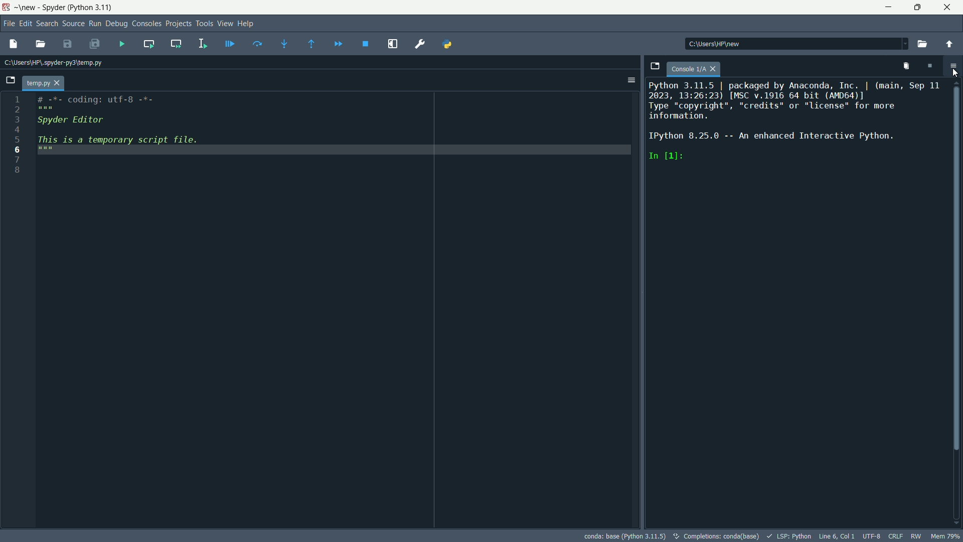  What do you see at coordinates (43, 44) in the screenshot?
I see `open file` at bounding box center [43, 44].